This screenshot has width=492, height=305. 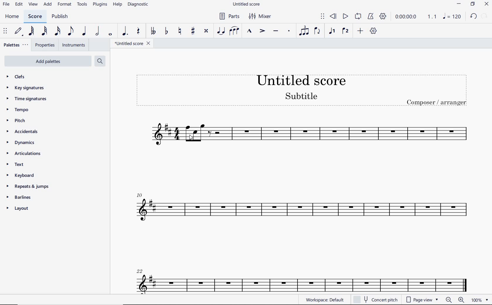 I want to click on MARCATO, so click(x=250, y=32).